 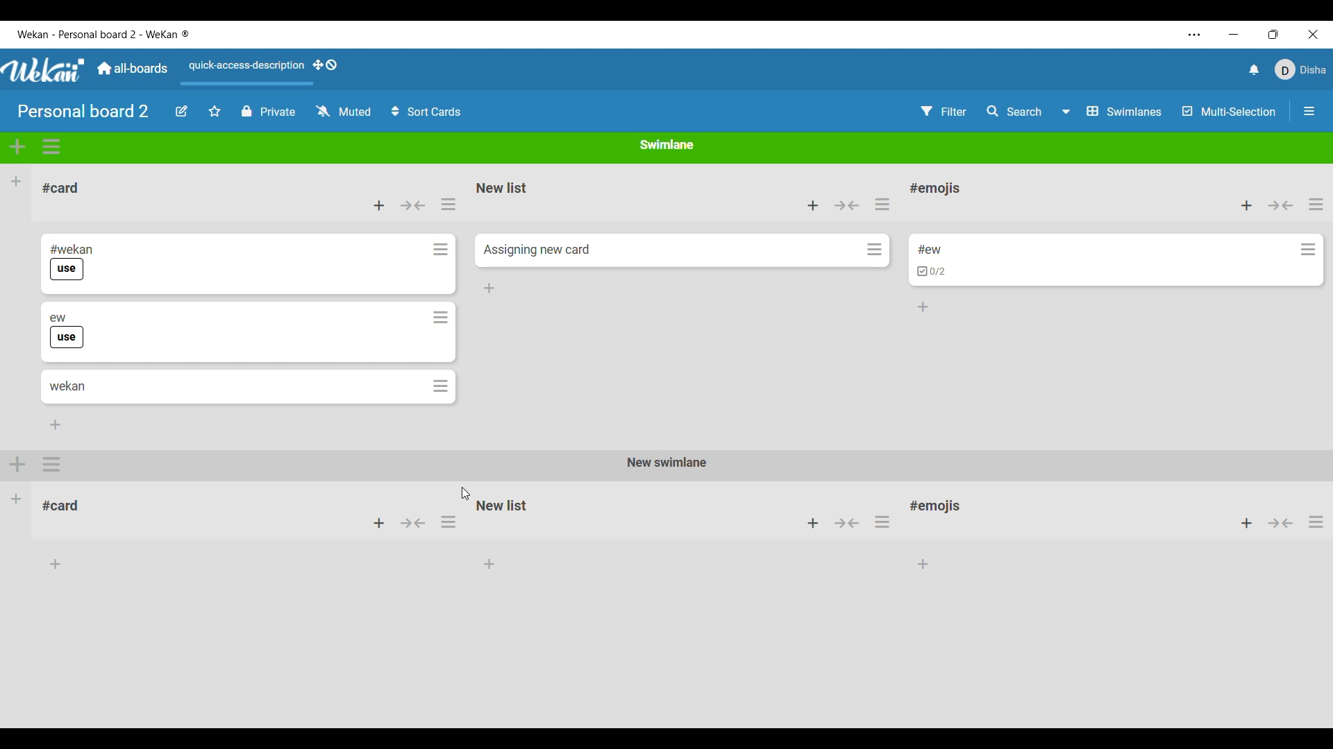 I want to click on Add card to top of list, so click(x=379, y=205).